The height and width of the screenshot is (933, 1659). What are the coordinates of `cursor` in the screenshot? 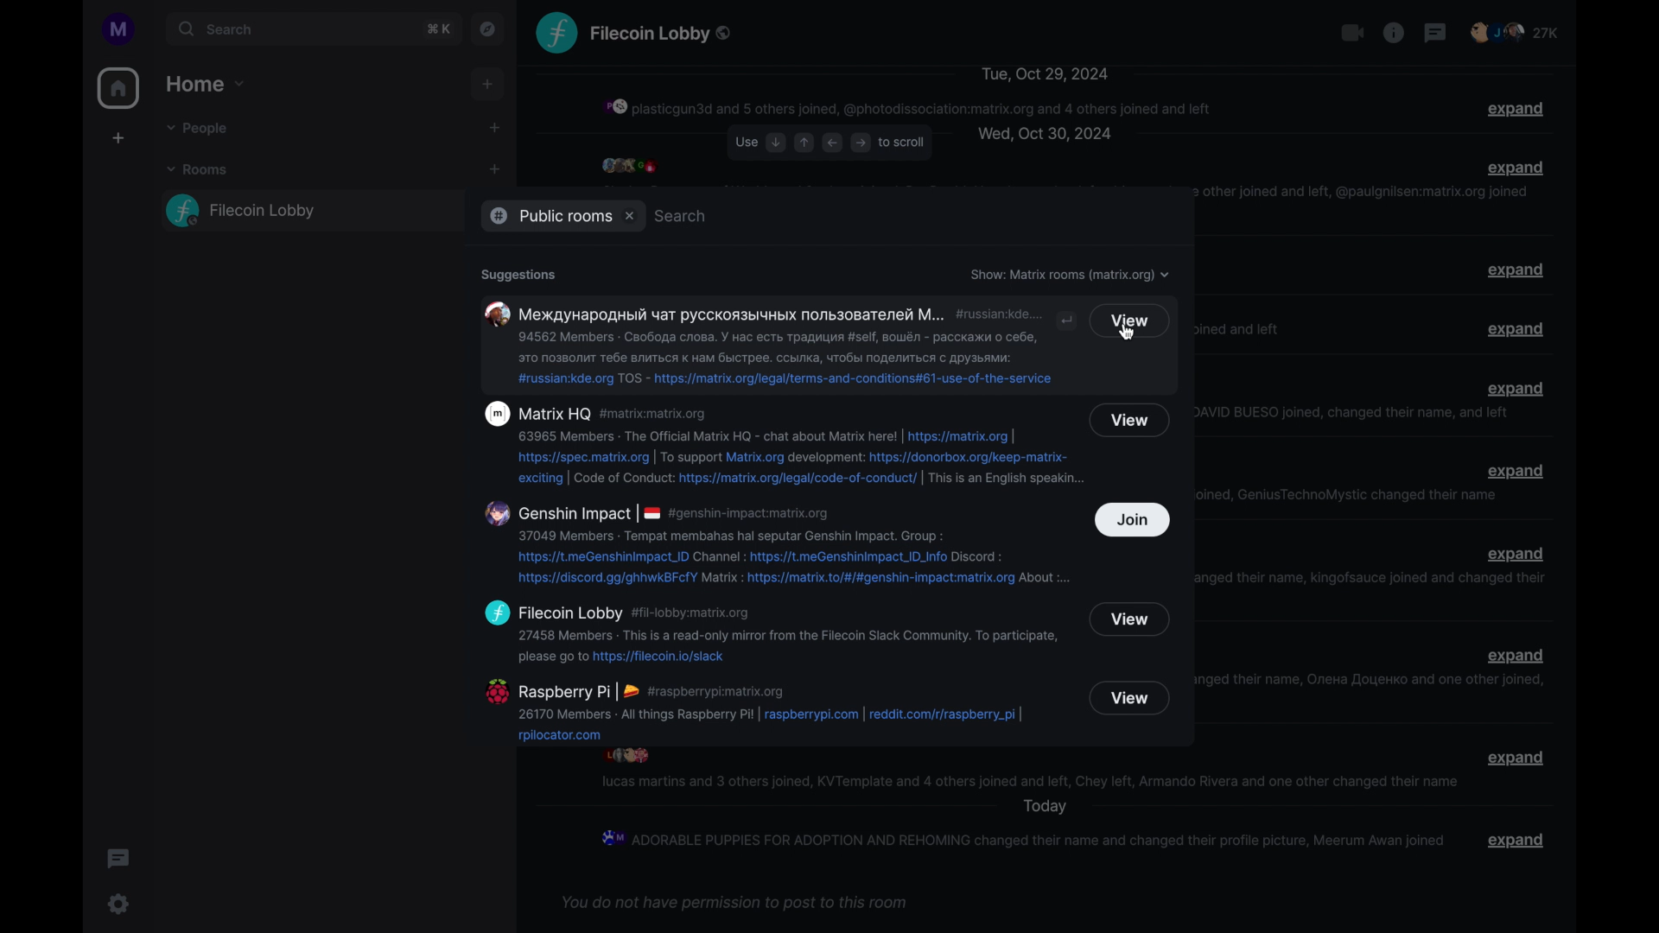 It's located at (1127, 331).